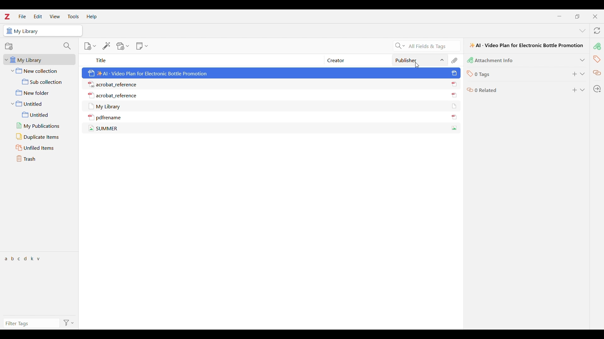 Image resolution: width=604 pixels, height=339 pixels. I want to click on icon, so click(455, 73).